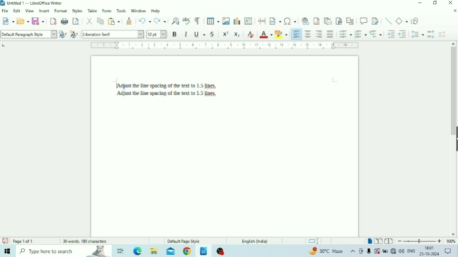 Image resolution: width=458 pixels, height=257 pixels. What do you see at coordinates (213, 21) in the screenshot?
I see `Insert Table` at bounding box center [213, 21].